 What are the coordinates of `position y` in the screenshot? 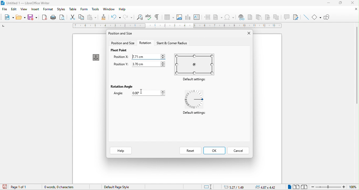 It's located at (121, 64).